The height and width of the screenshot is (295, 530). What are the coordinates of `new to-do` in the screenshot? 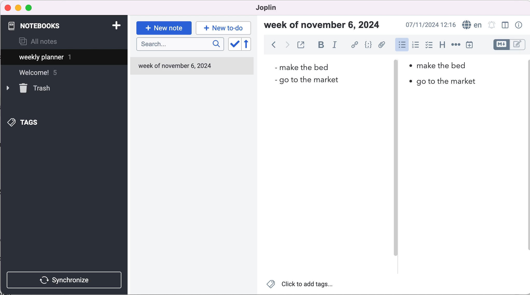 It's located at (222, 28).